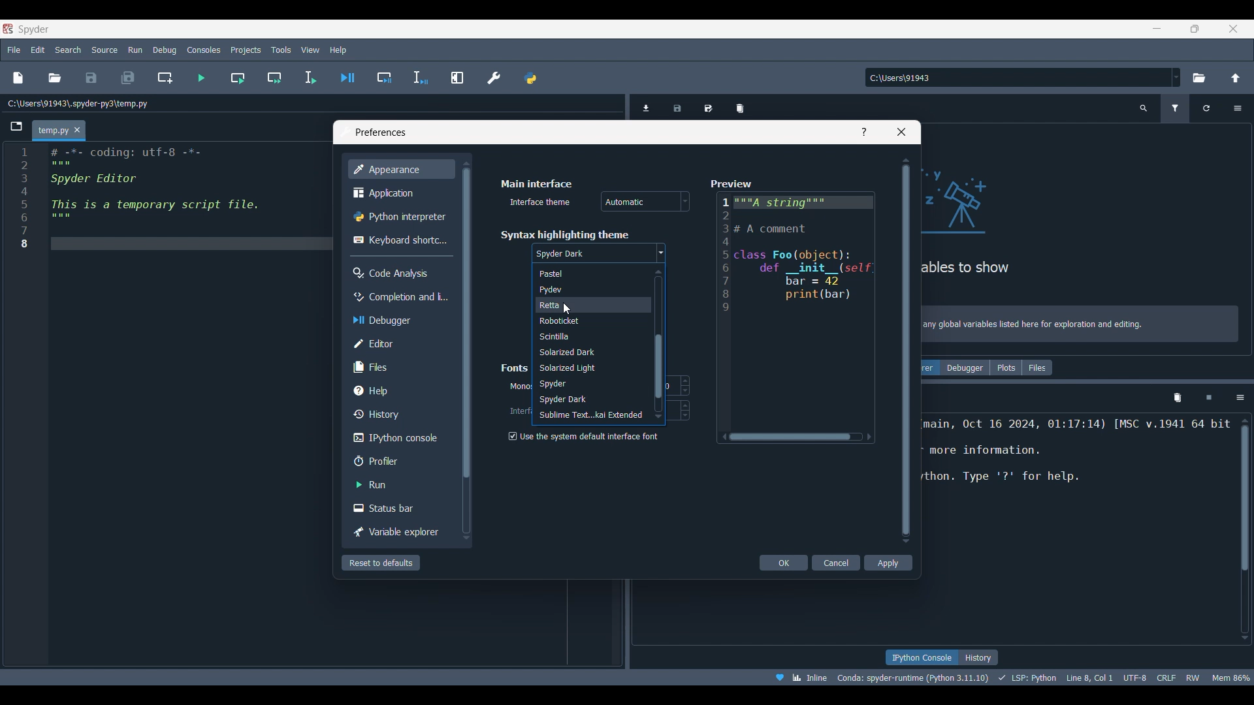 Image resolution: width=1254 pixels, height=705 pixels. I want to click on rw, so click(1194, 677).